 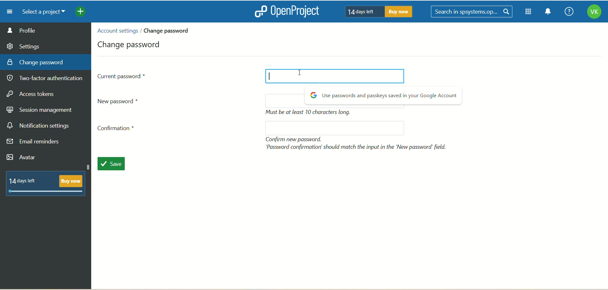 What do you see at coordinates (7, 11) in the screenshot?
I see `menu` at bounding box center [7, 11].